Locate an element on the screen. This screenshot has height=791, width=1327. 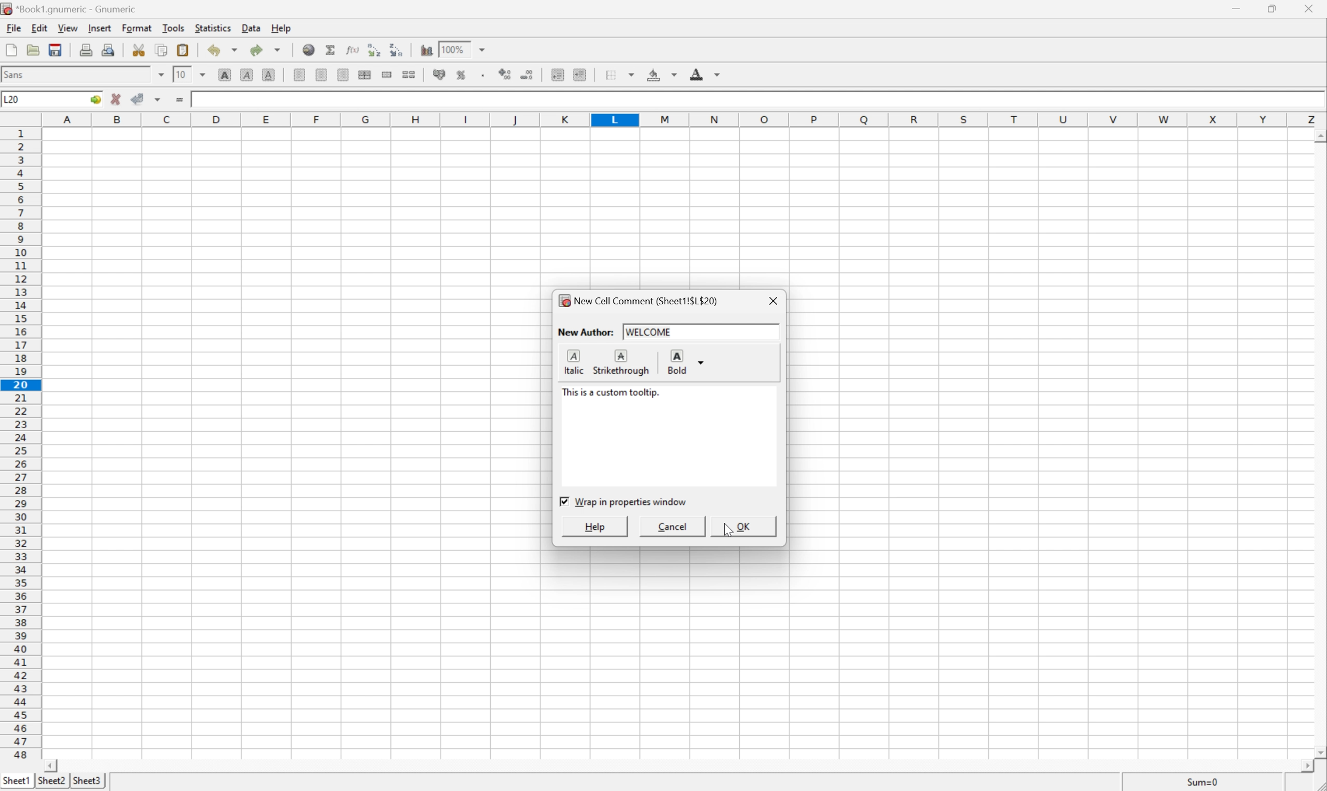
Background is located at coordinates (662, 75).